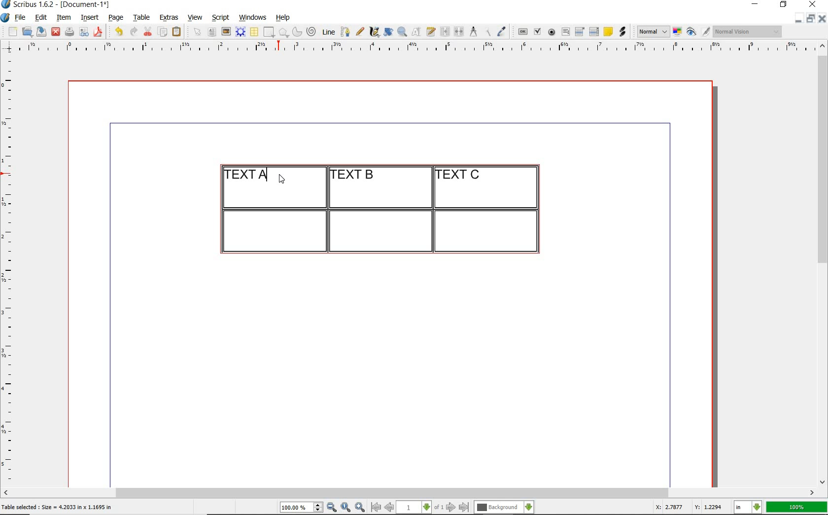 Image resolution: width=828 pixels, height=515 pixels. I want to click on unlink text frames, so click(459, 32).